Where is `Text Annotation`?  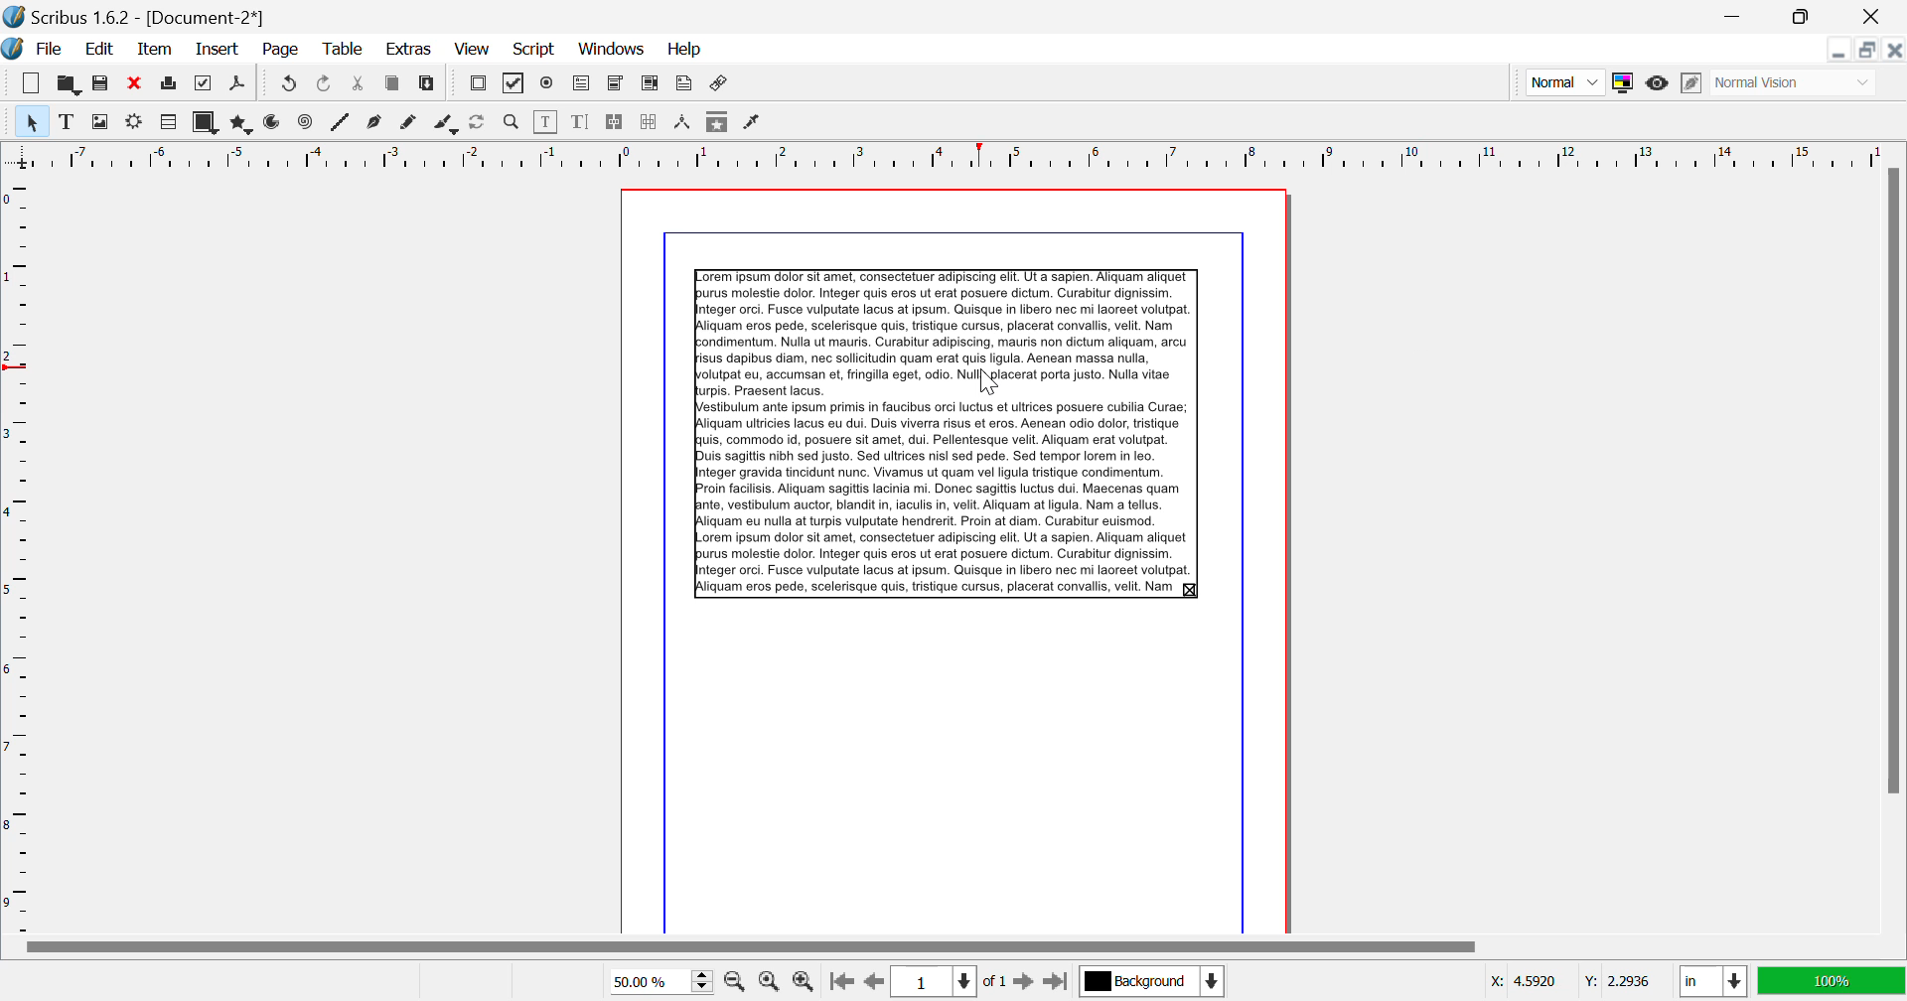 Text Annotation is located at coordinates (683, 85).